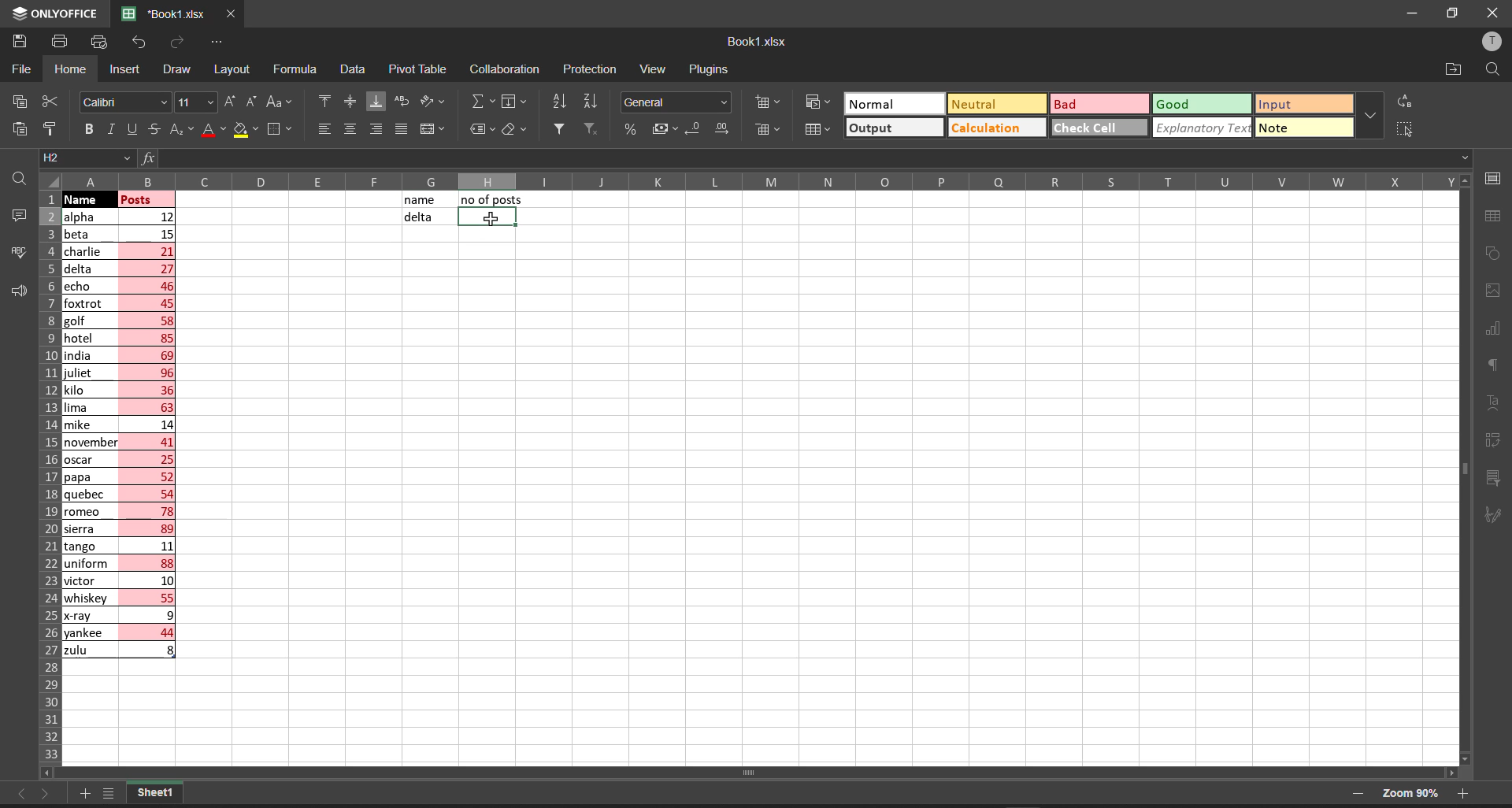 This screenshot has width=1512, height=808. Describe the element at coordinates (98, 40) in the screenshot. I see `quick print` at that location.